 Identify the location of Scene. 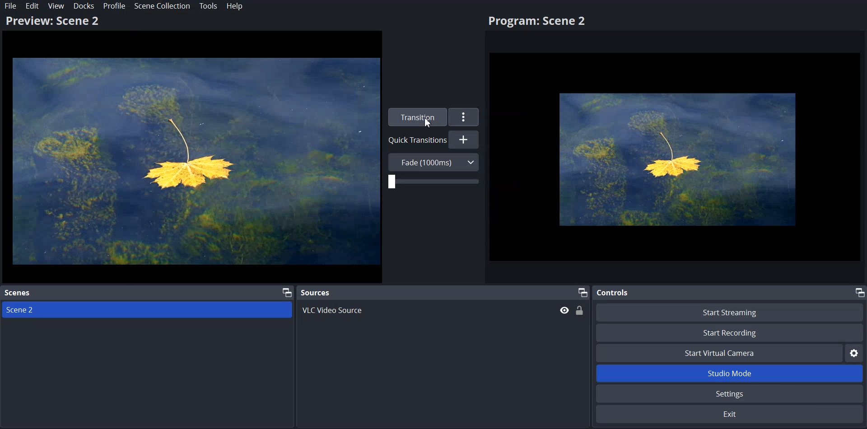
(55, 312).